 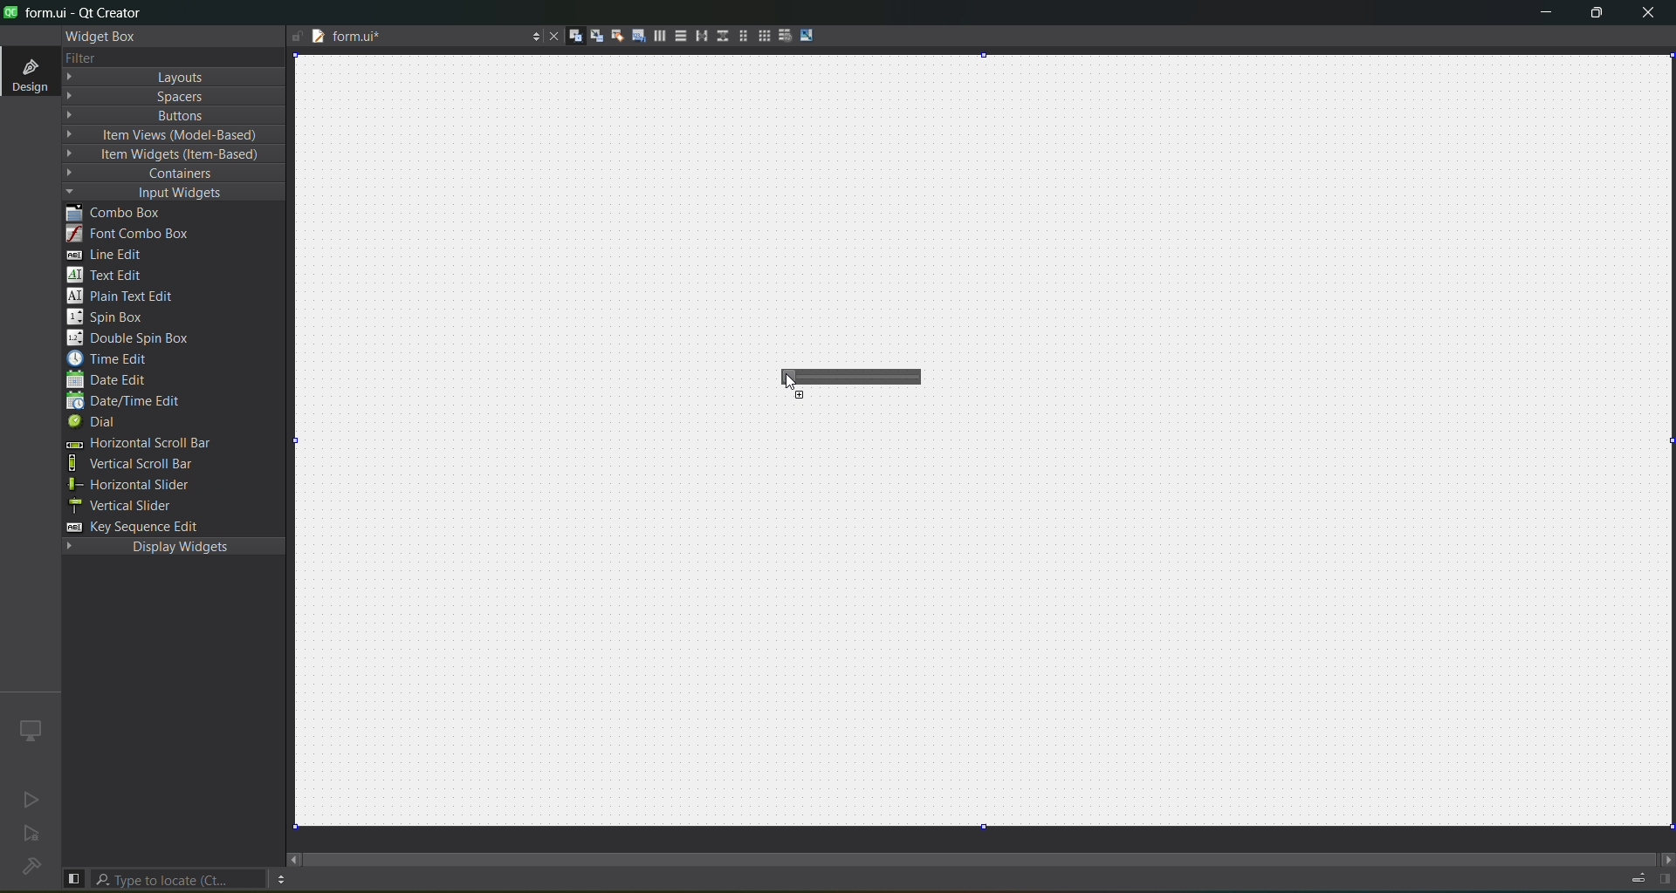 I want to click on horizontal slider, so click(x=136, y=487).